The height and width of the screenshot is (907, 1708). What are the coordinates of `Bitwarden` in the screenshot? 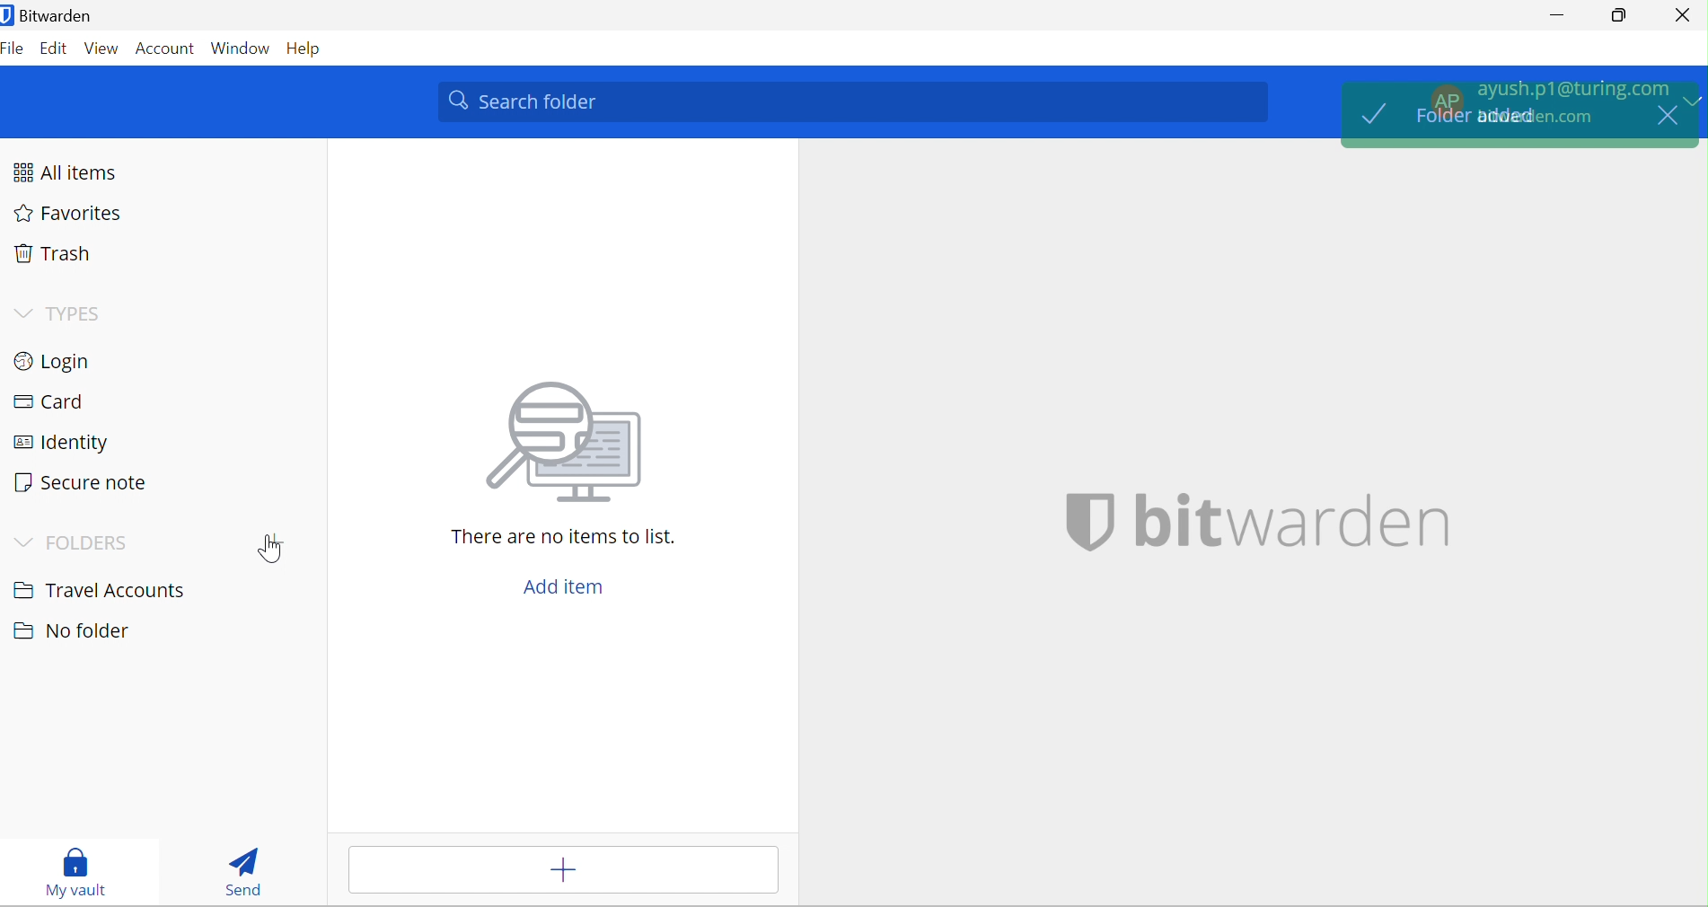 It's located at (51, 19).